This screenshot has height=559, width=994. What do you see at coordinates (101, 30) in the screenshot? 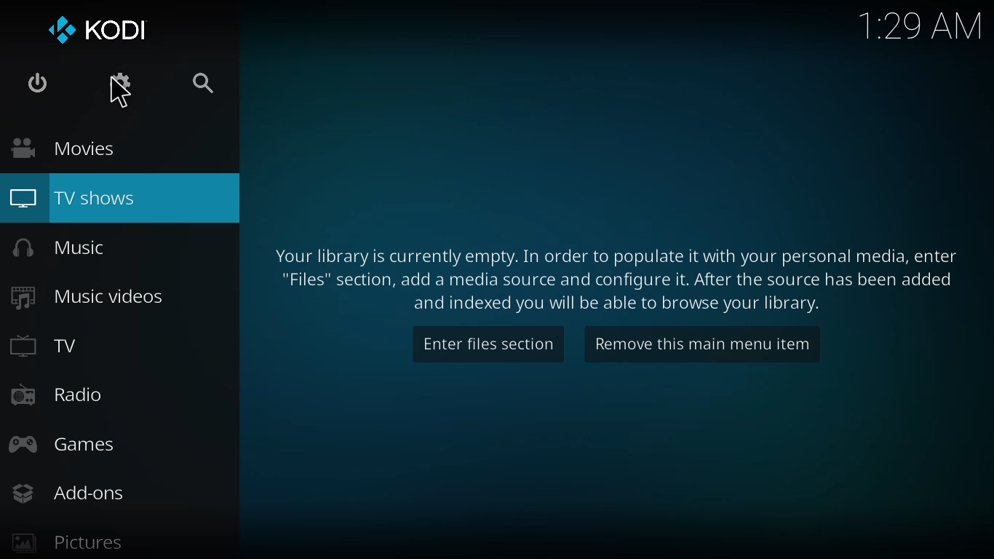
I see `kodi` at bounding box center [101, 30].